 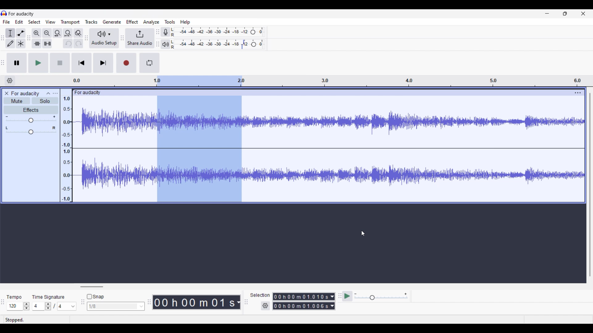 I want to click on Close track, so click(x=6, y=93).